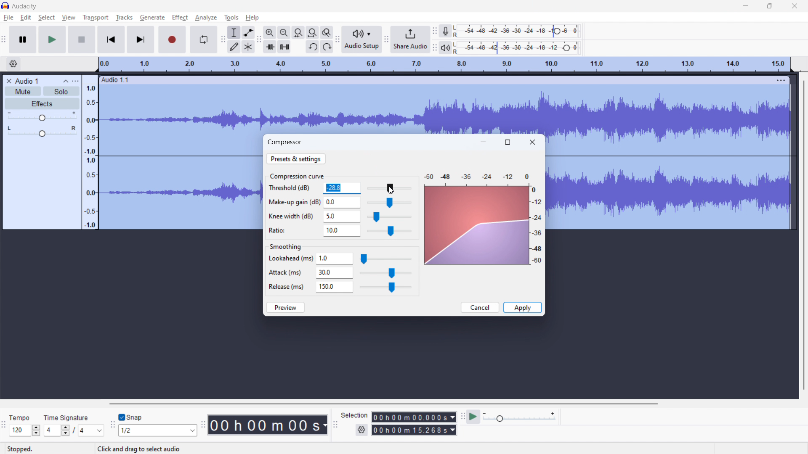  I want to click on  Threshold (dB), so click(293, 189).